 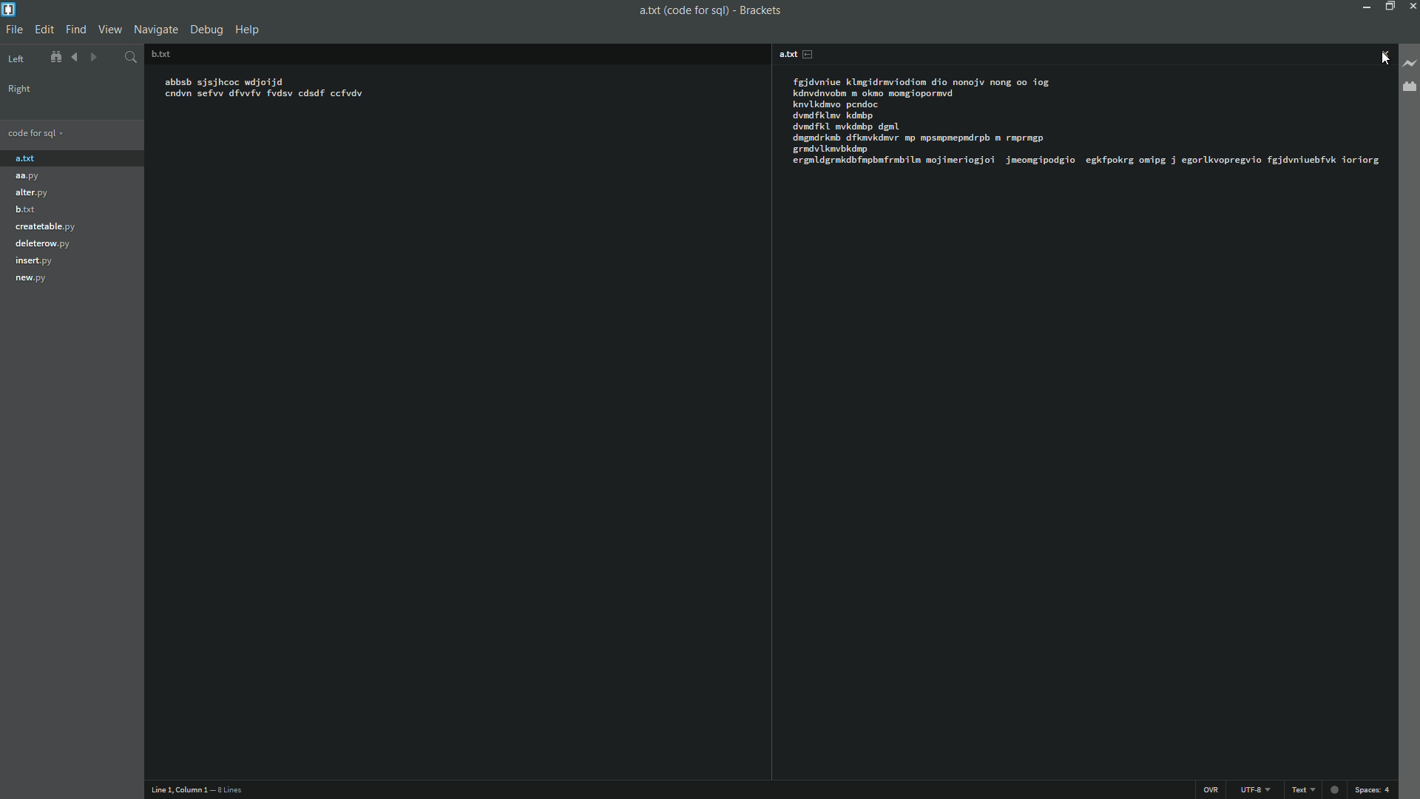 I want to click on left, so click(x=17, y=59).